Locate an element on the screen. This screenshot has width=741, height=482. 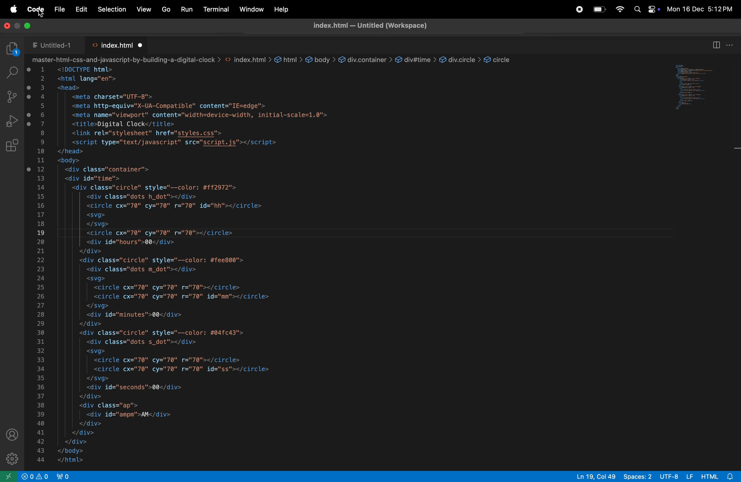
extensions is located at coordinates (12, 147).